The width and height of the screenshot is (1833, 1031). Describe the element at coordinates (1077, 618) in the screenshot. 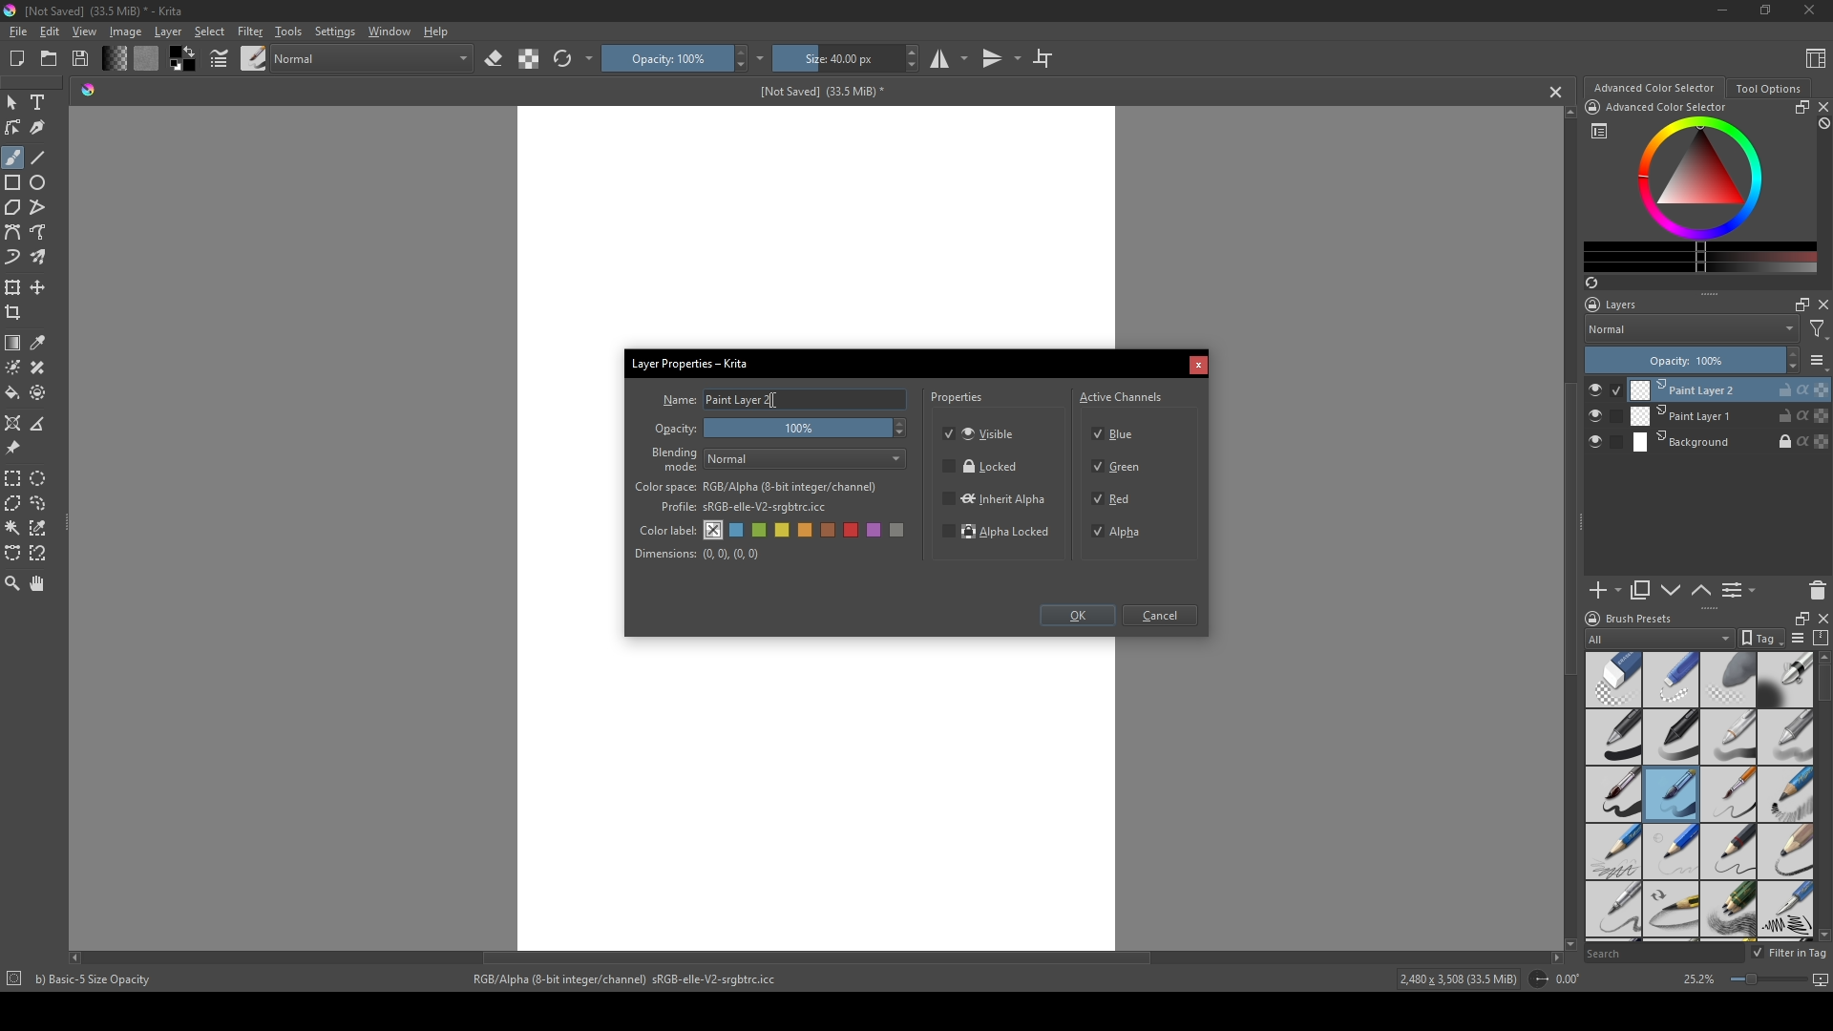

I see `OK` at that location.